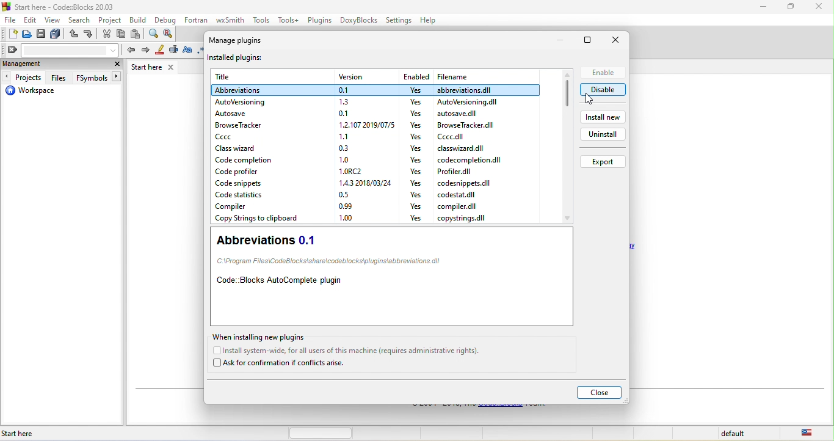 This screenshot has width=834, height=441. What do you see at coordinates (603, 136) in the screenshot?
I see `uninstall` at bounding box center [603, 136].